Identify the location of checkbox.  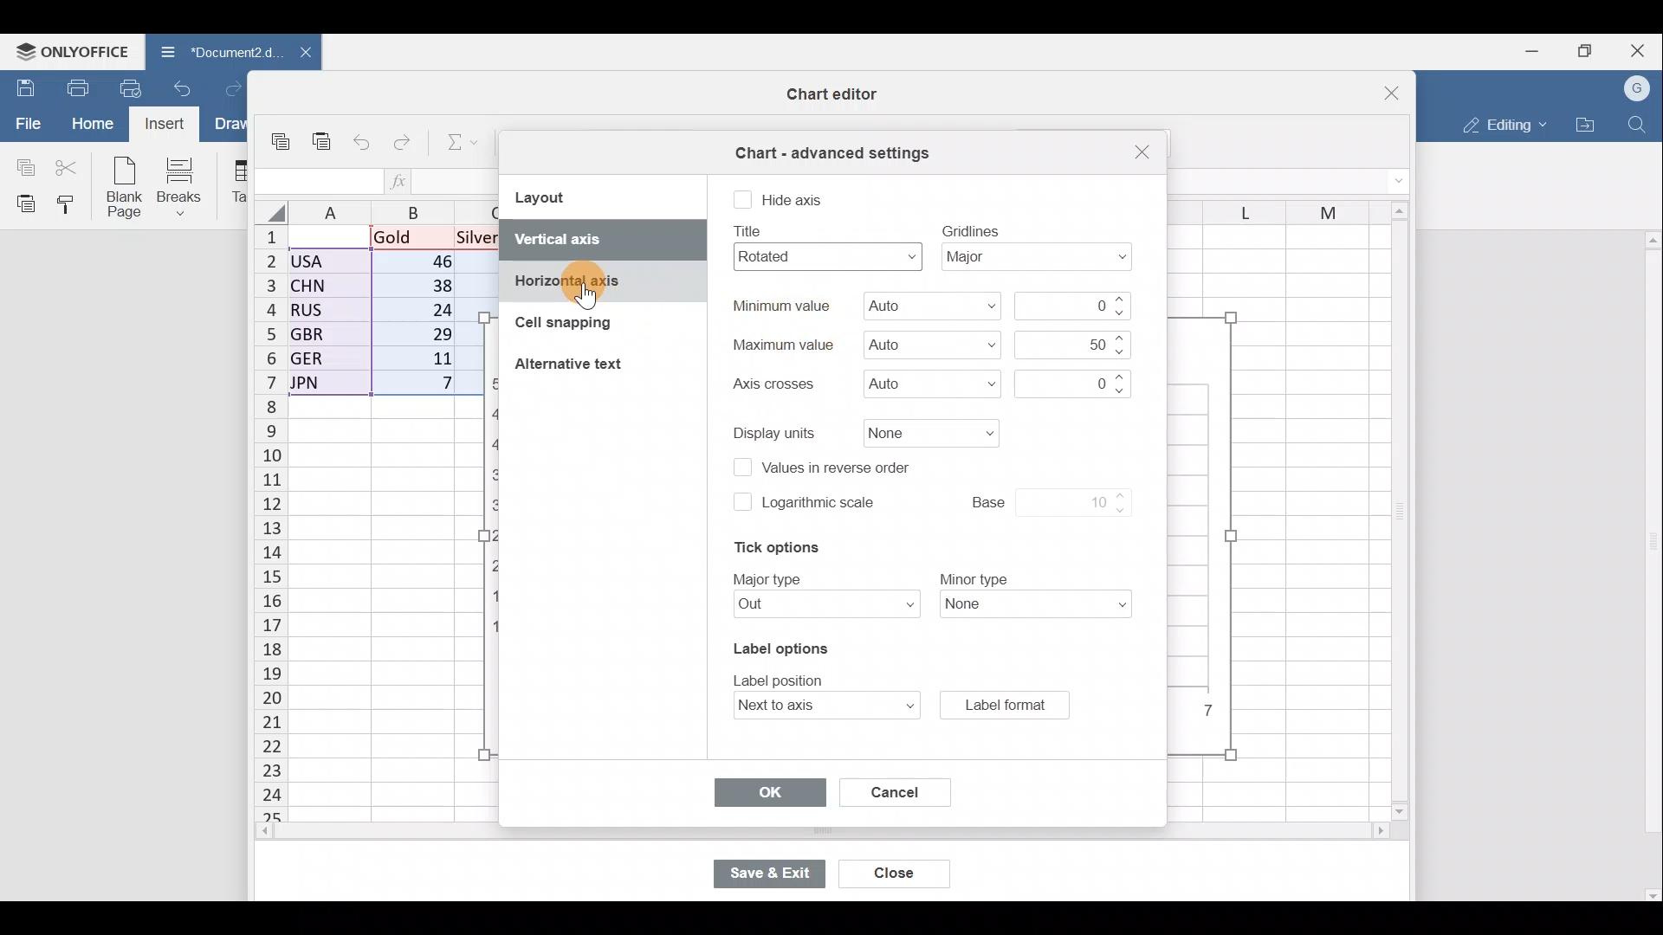
(740, 469).